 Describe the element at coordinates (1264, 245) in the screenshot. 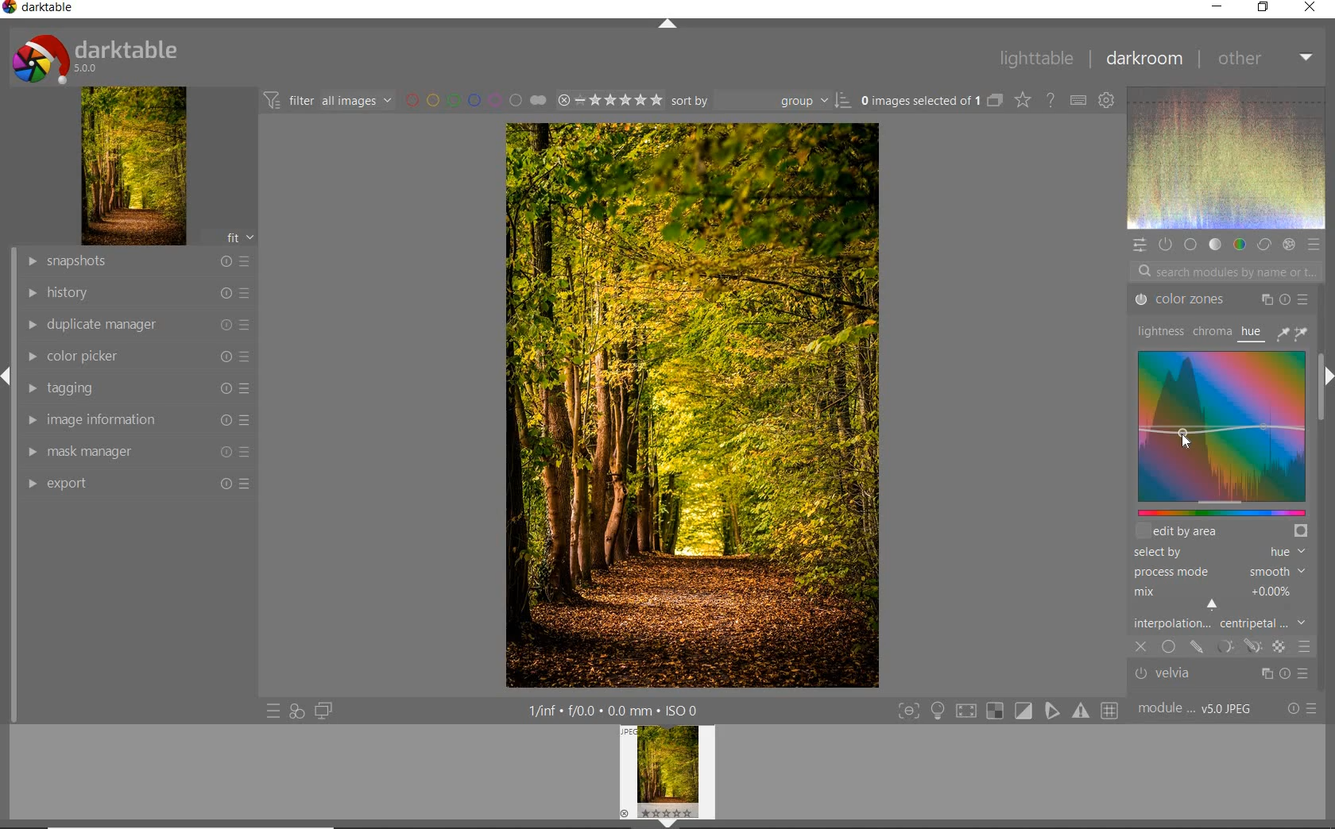

I see `CORRECT` at that location.